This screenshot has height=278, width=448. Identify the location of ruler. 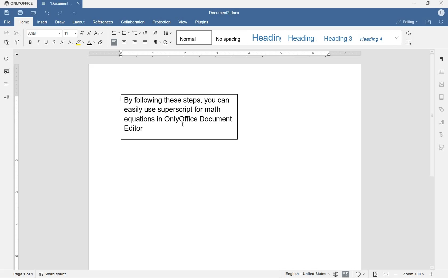
(16, 167).